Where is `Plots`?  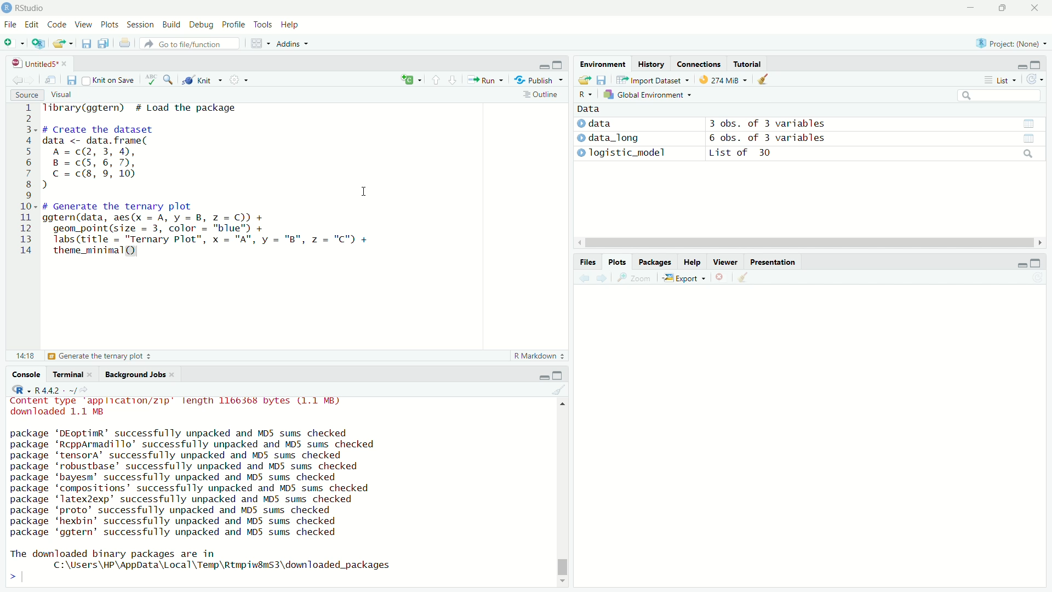
Plots is located at coordinates (108, 25).